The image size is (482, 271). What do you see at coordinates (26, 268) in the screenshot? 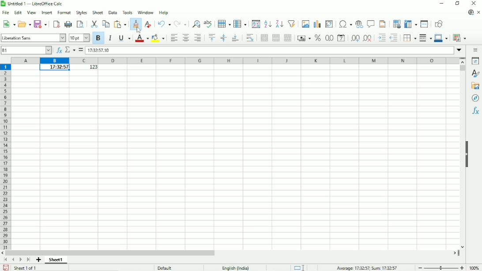
I see `Sheet 1 of 1` at bounding box center [26, 268].